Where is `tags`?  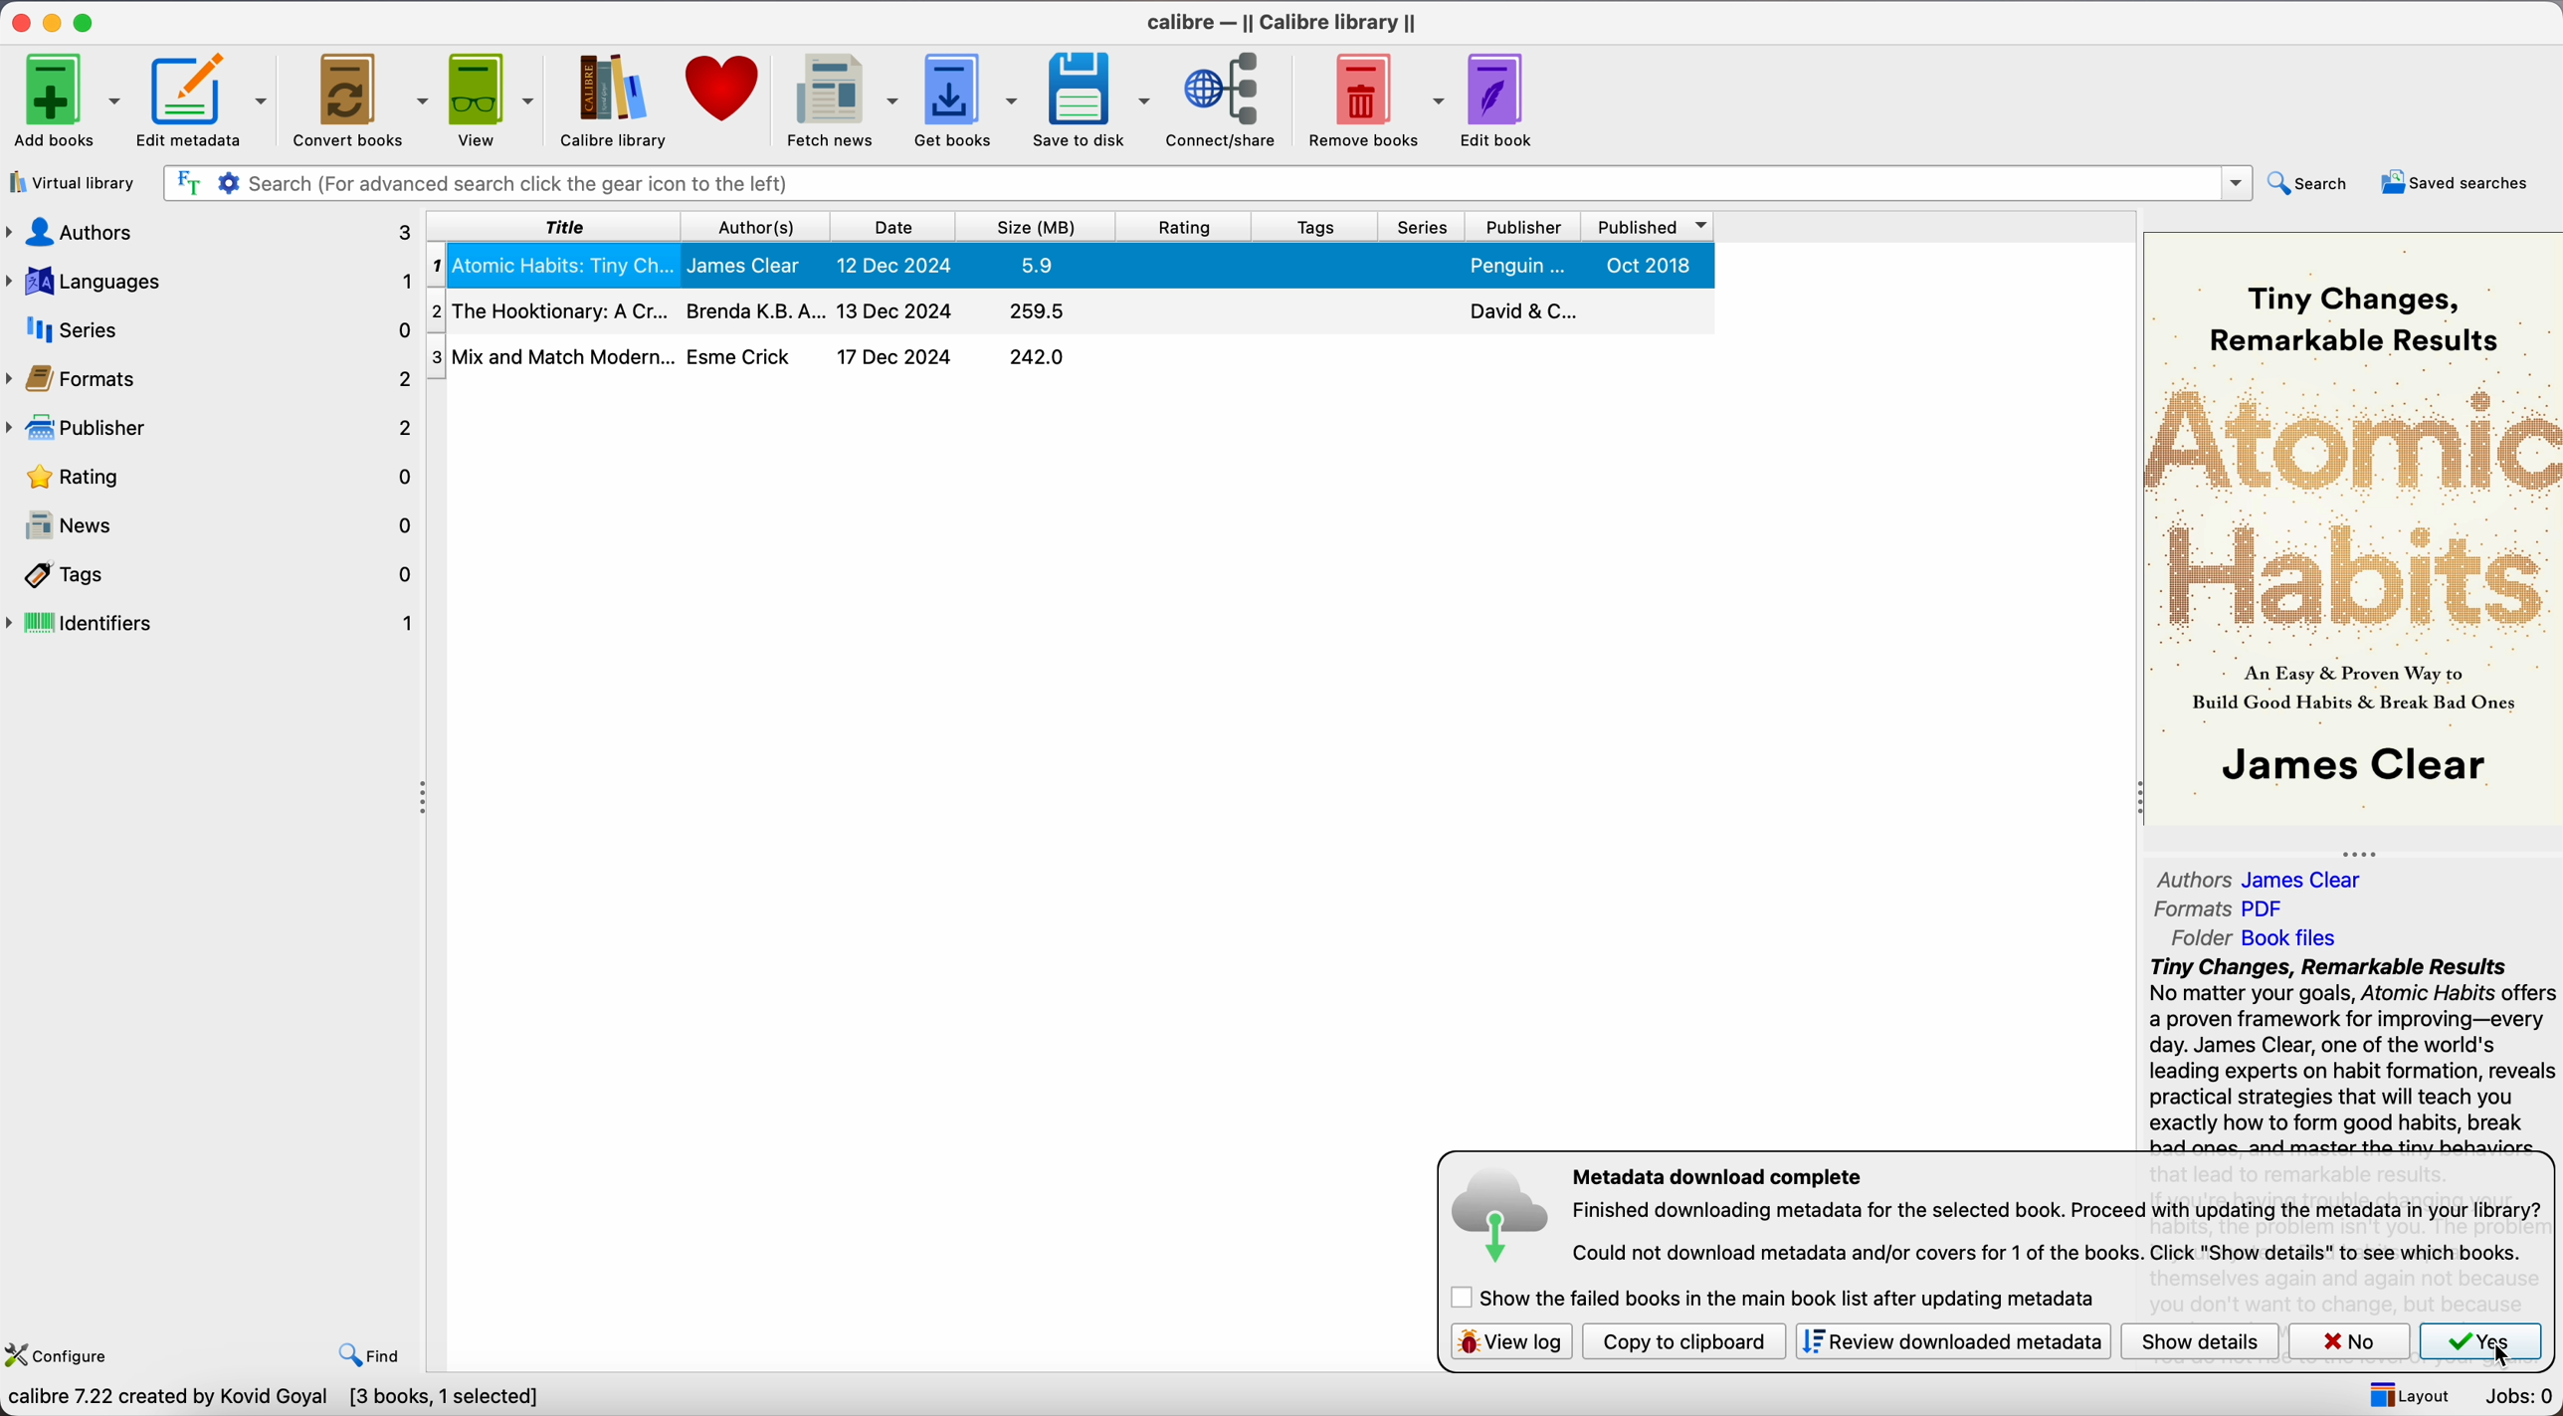 tags is located at coordinates (1315, 226).